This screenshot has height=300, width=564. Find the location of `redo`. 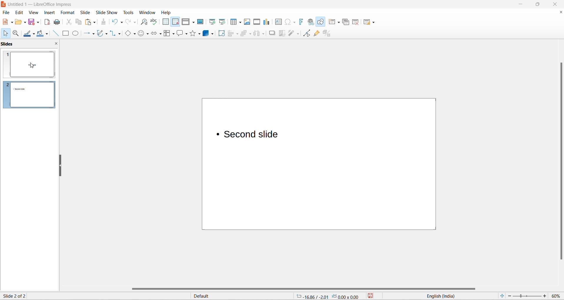

redo is located at coordinates (128, 21).